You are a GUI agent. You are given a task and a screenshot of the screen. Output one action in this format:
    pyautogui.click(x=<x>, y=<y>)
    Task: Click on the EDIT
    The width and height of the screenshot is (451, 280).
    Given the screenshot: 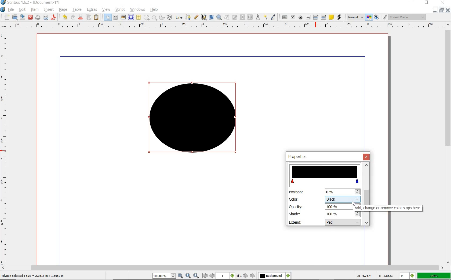 What is the action you would take?
    pyautogui.click(x=22, y=10)
    